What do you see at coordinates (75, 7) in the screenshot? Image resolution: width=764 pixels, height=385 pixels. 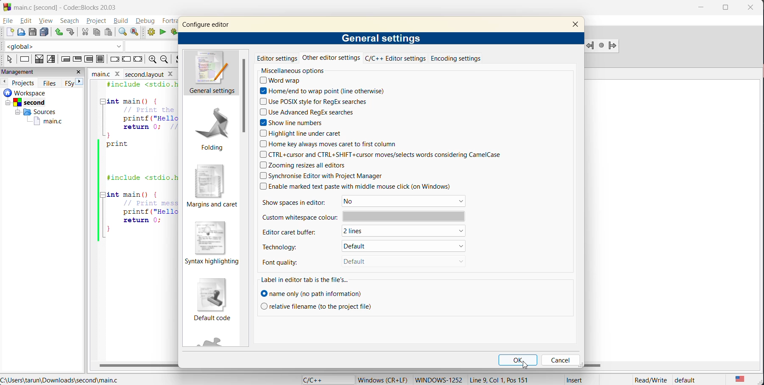 I see `app name and file name` at bounding box center [75, 7].